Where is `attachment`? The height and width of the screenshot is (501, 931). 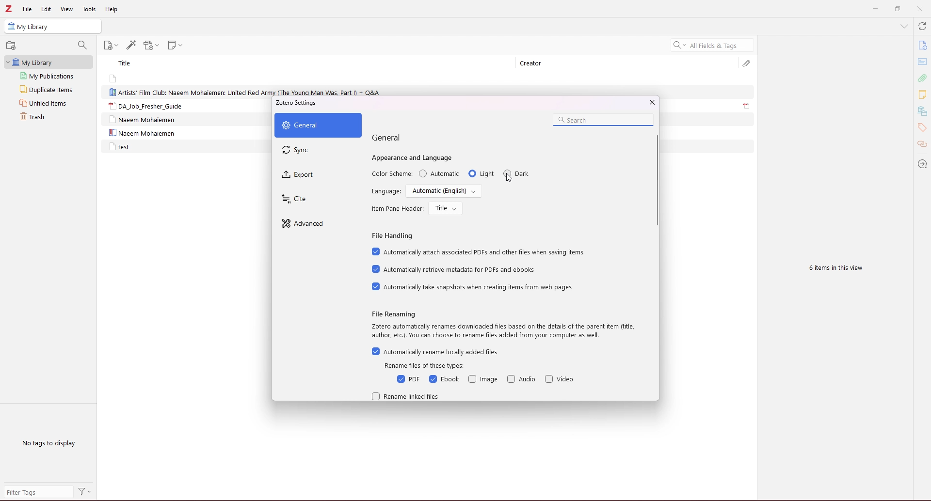 attachment is located at coordinates (747, 63).